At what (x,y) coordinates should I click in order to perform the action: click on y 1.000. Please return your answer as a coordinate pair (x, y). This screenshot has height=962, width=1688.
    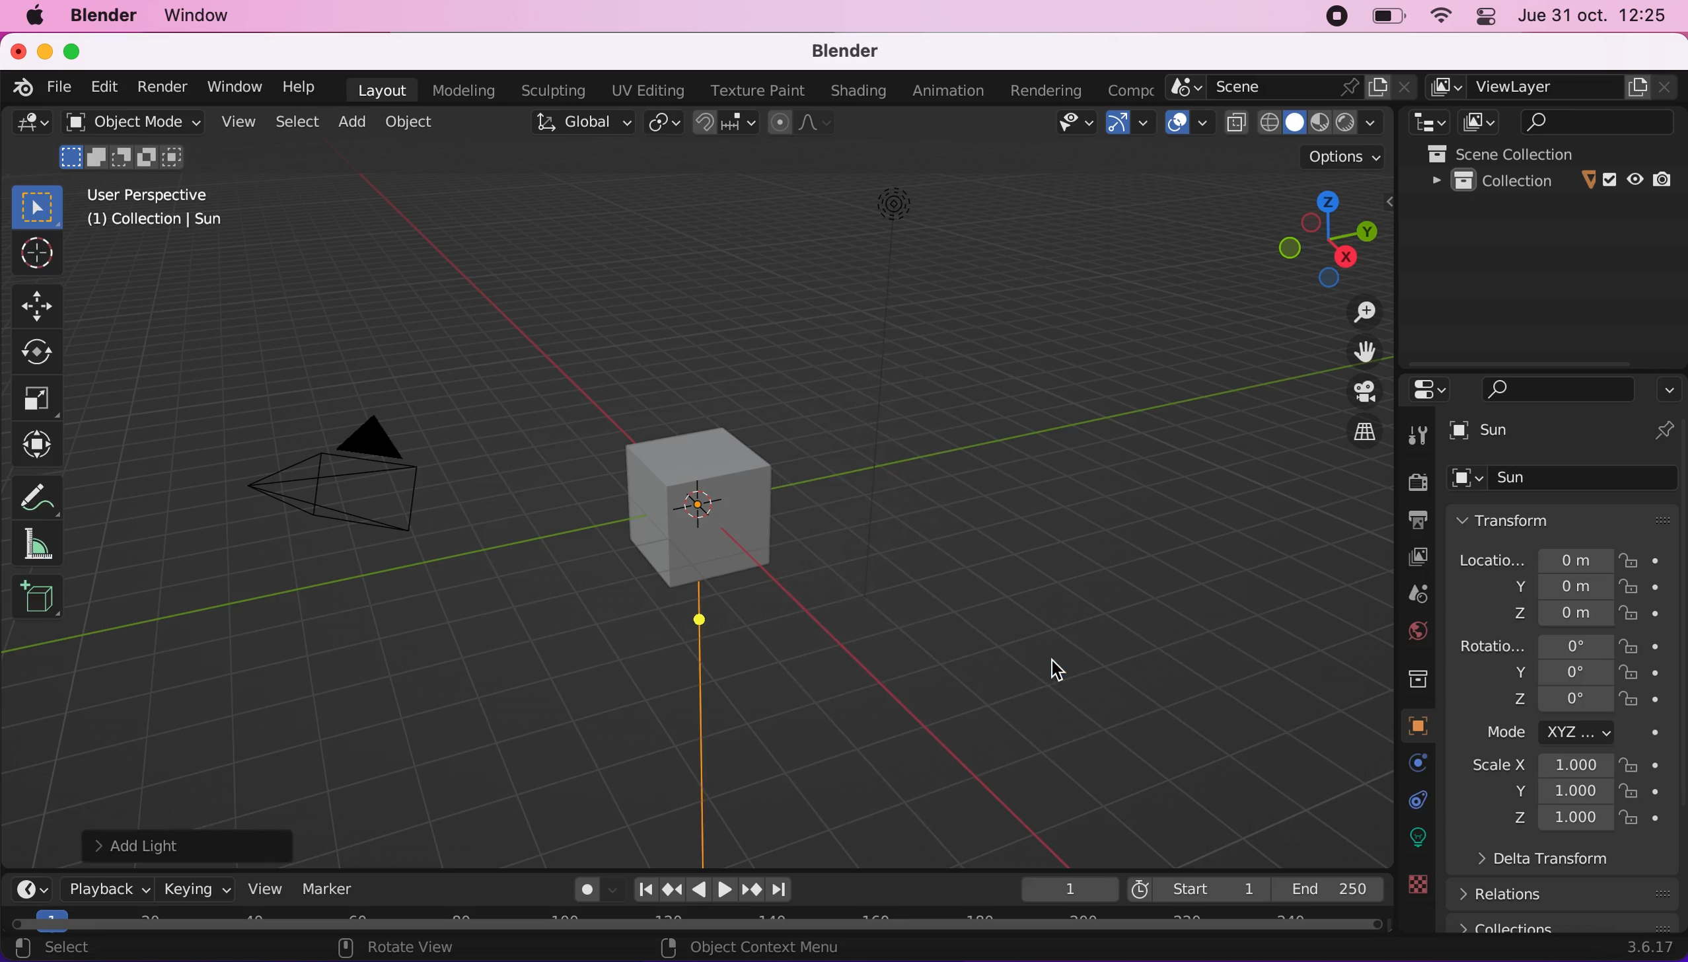
    Looking at the image, I should click on (1559, 793).